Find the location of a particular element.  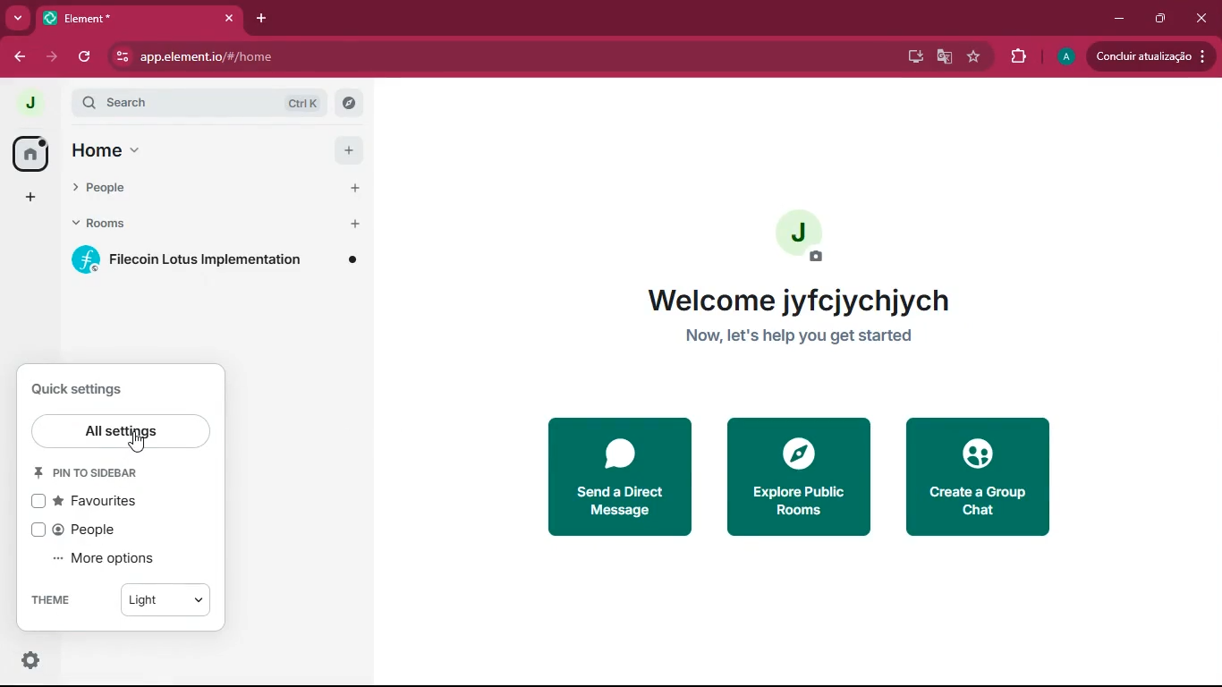

desktop is located at coordinates (912, 56).